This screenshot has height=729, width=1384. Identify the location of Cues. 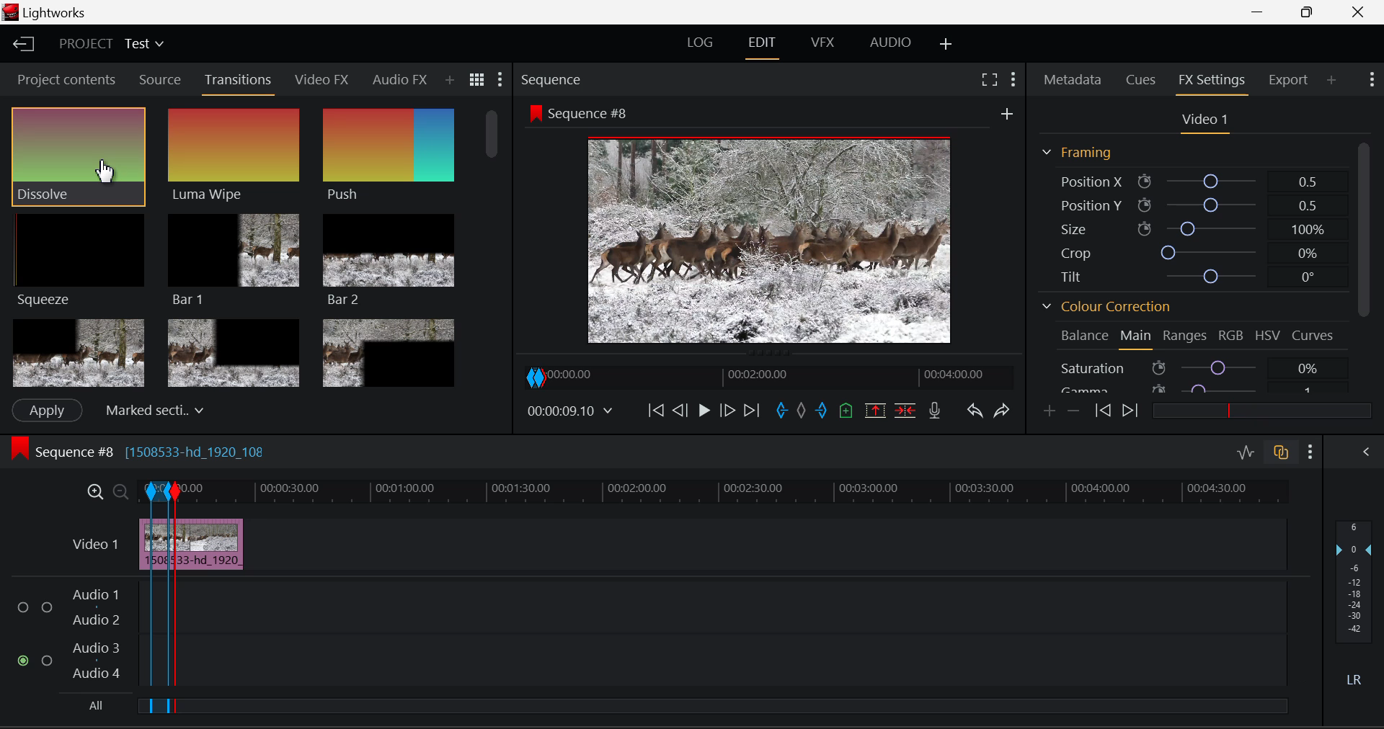
(1139, 81).